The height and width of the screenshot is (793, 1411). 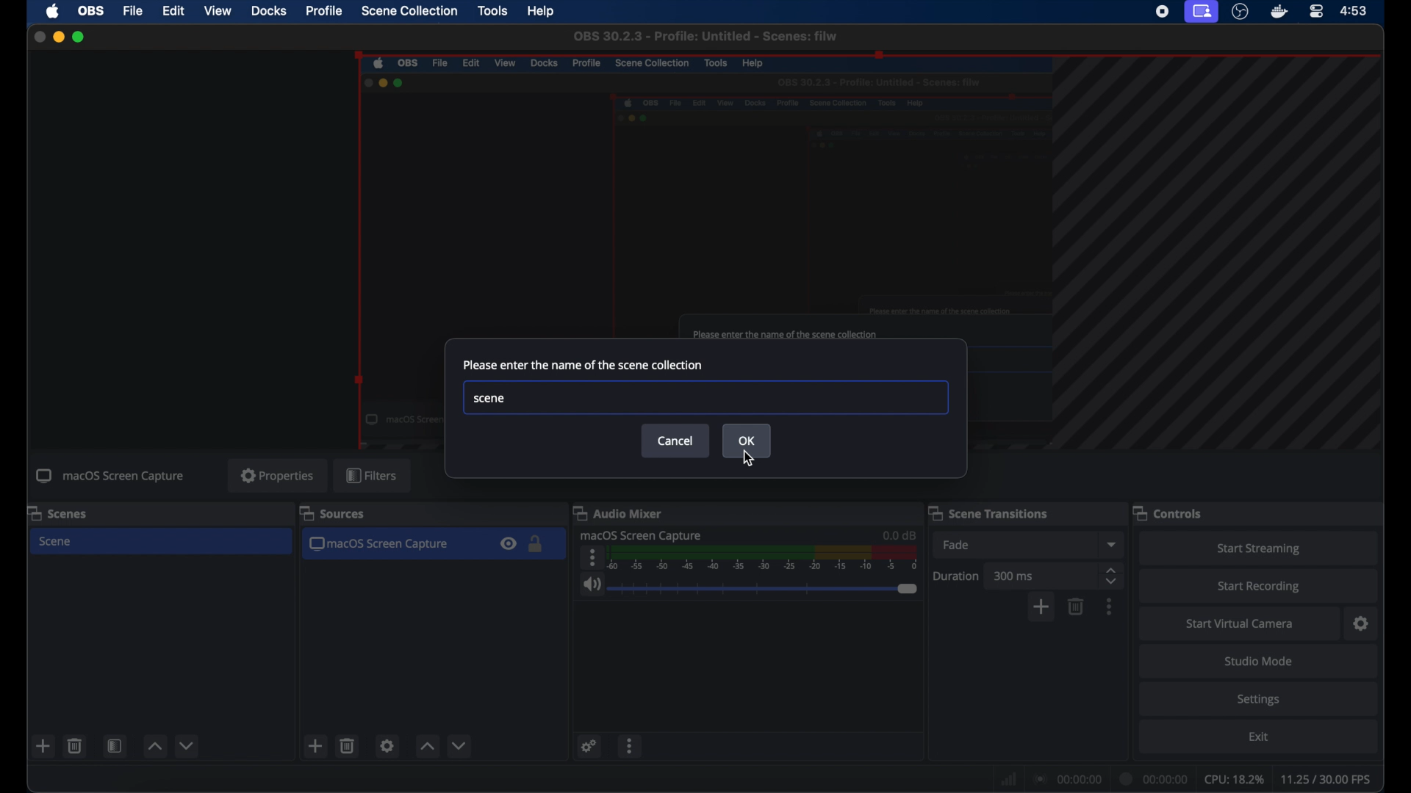 What do you see at coordinates (509, 545) in the screenshot?
I see `visibility` at bounding box center [509, 545].